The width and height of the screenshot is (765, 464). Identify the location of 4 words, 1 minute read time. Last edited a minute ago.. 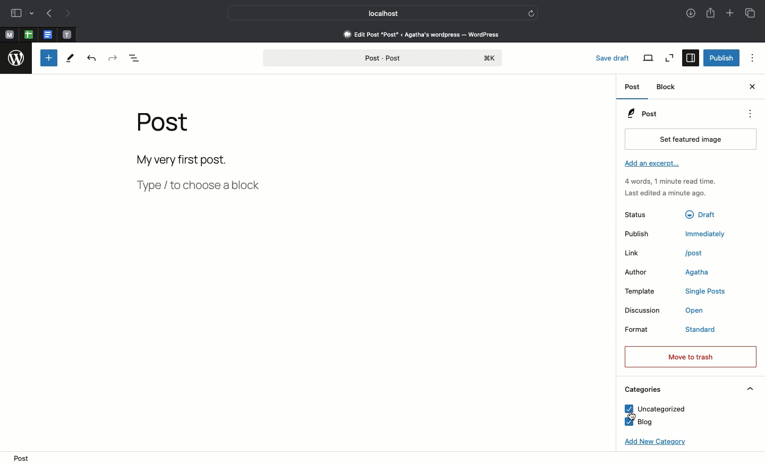
(669, 189).